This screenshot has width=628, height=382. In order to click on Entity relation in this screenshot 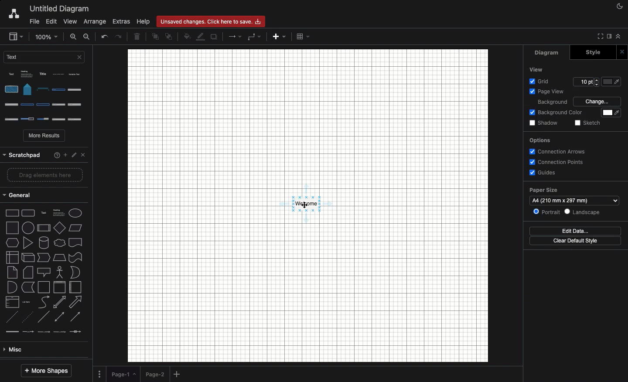, I will do `click(28, 350)`.